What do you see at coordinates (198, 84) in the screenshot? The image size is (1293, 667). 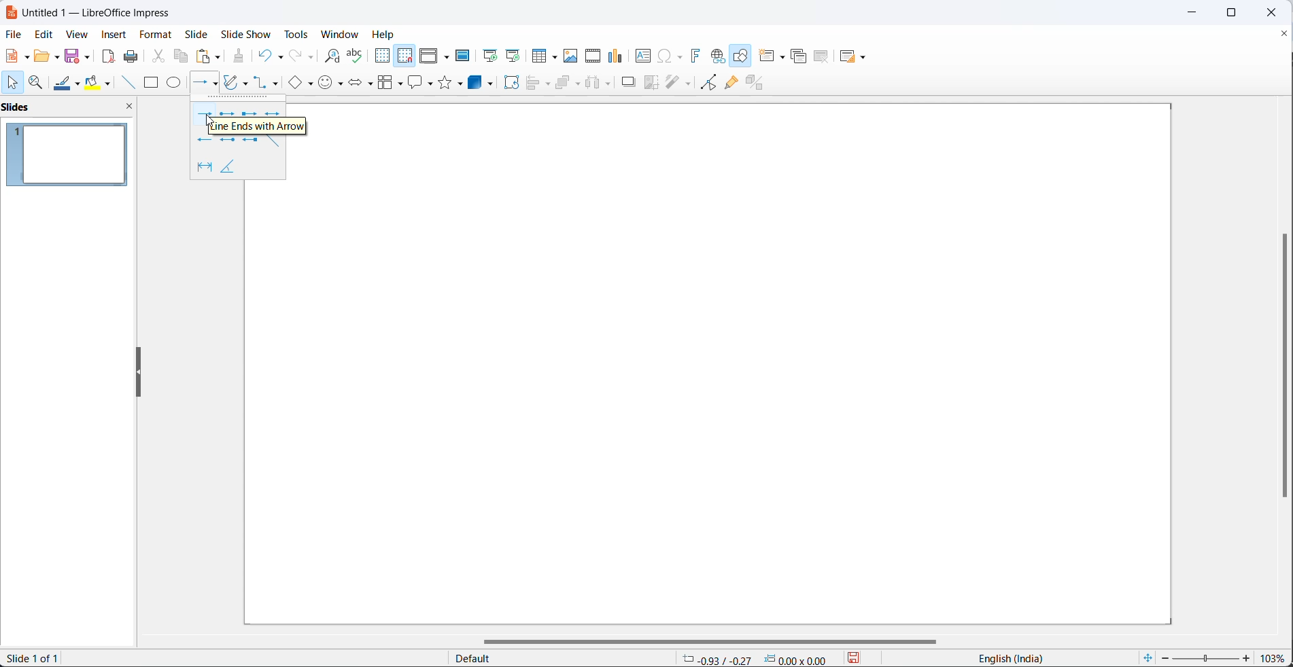 I see `line and arrow` at bounding box center [198, 84].